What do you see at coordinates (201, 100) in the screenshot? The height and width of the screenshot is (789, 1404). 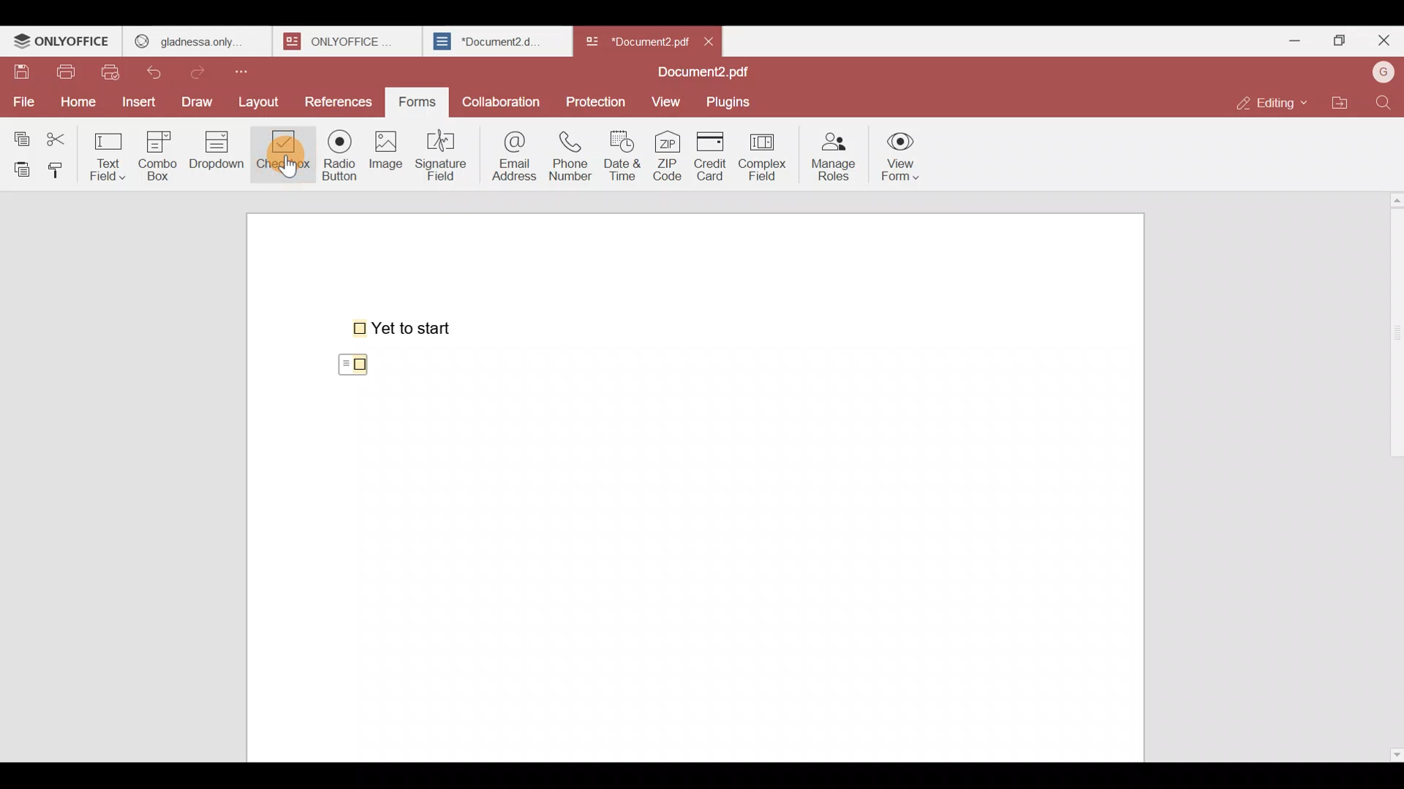 I see `Draw` at bounding box center [201, 100].